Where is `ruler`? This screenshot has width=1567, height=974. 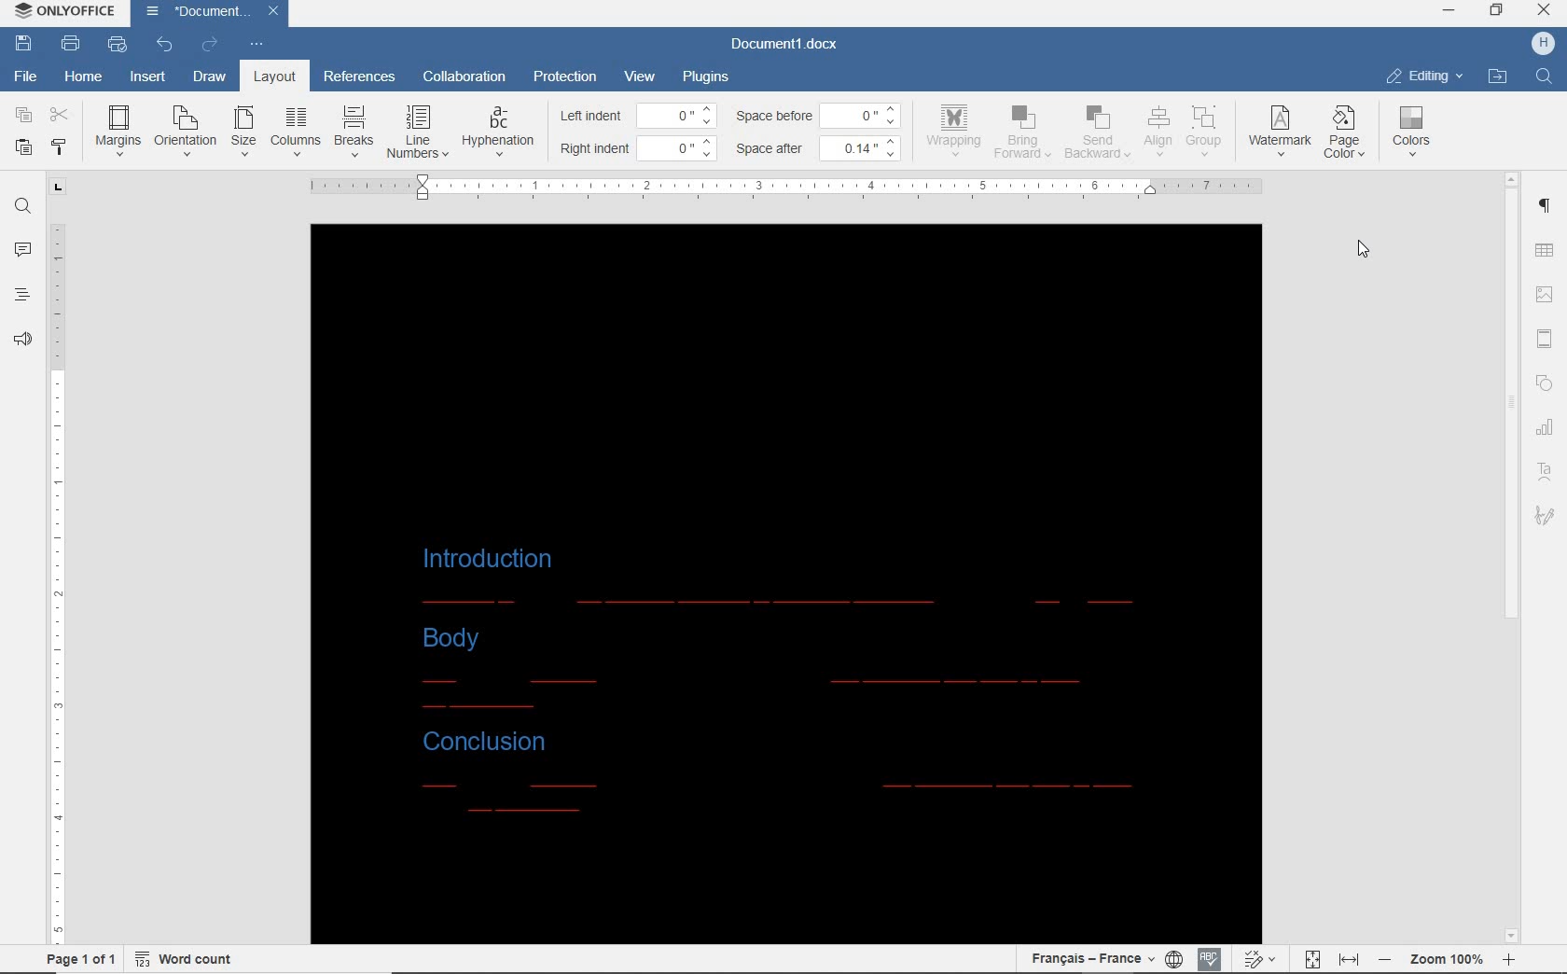 ruler is located at coordinates (59, 560).